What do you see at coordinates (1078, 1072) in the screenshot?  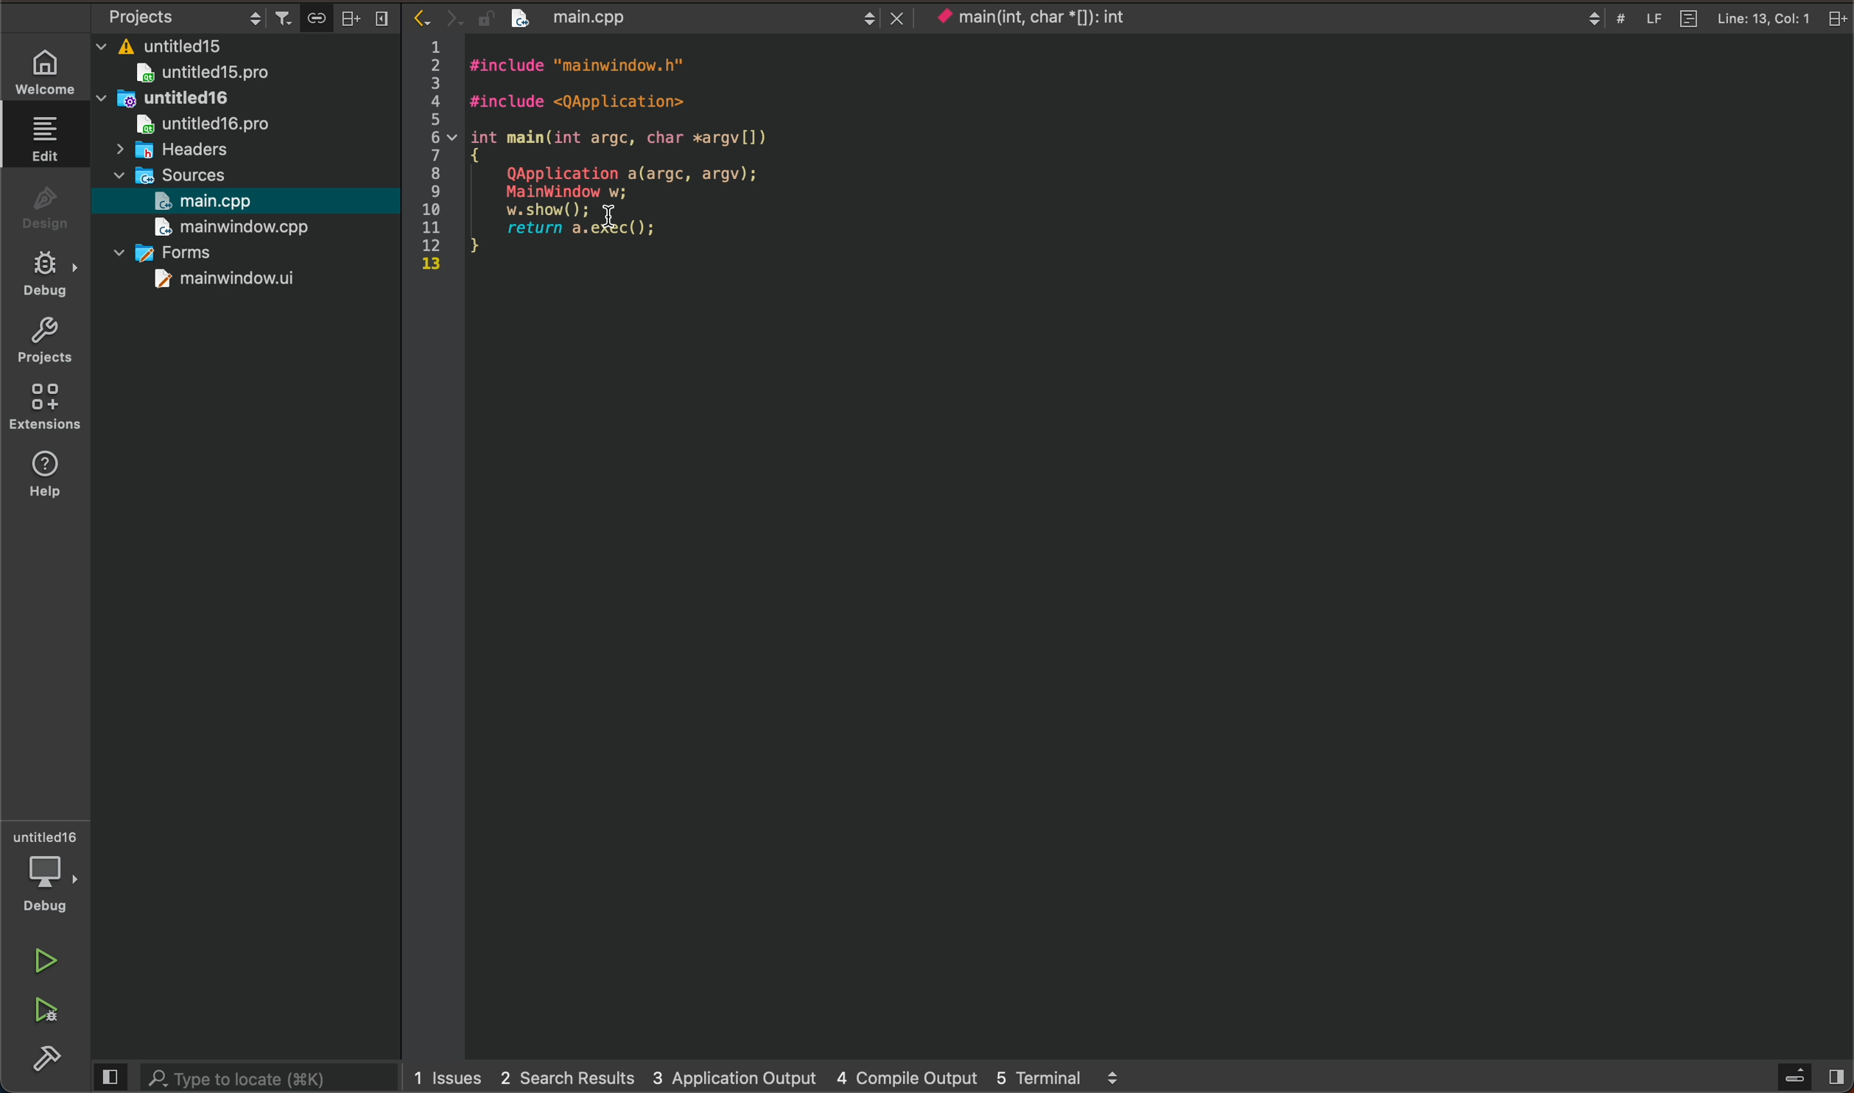 I see `5 terminal` at bounding box center [1078, 1072].